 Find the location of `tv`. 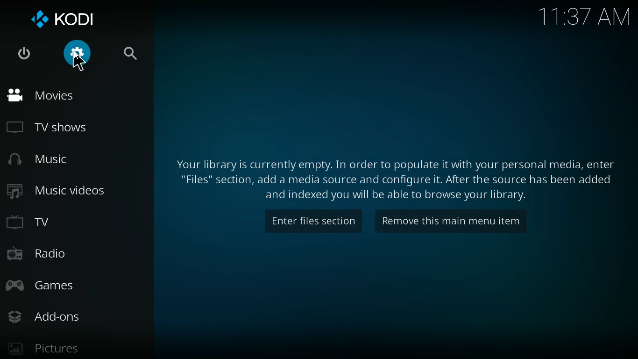

tv is located at coordinates (69, 225).